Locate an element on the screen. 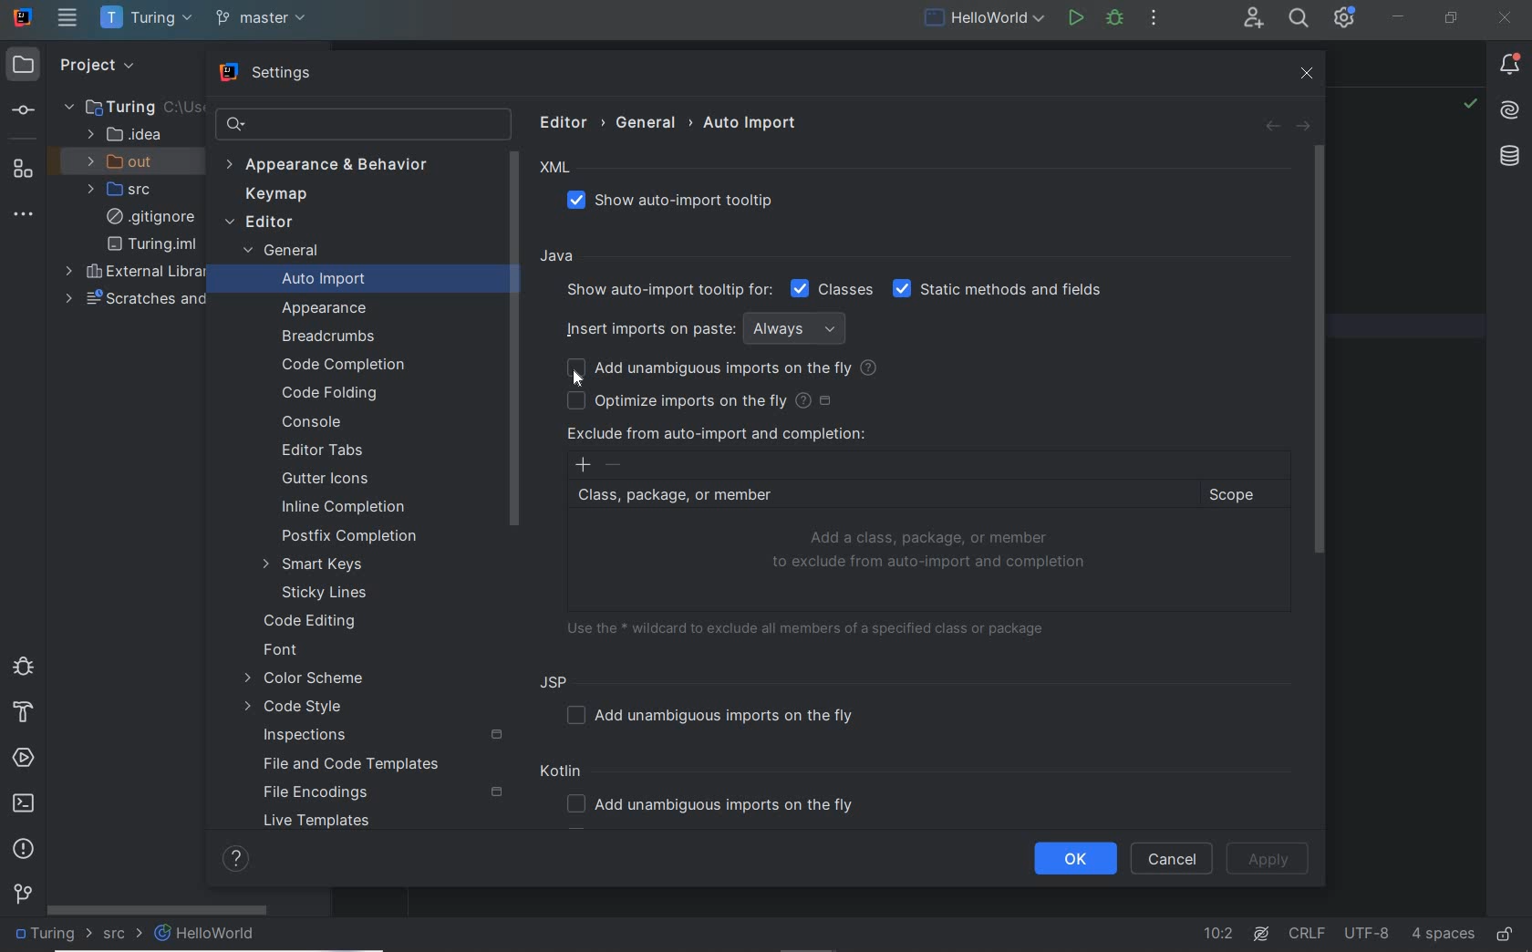  build is located at coordinates (21, 713).